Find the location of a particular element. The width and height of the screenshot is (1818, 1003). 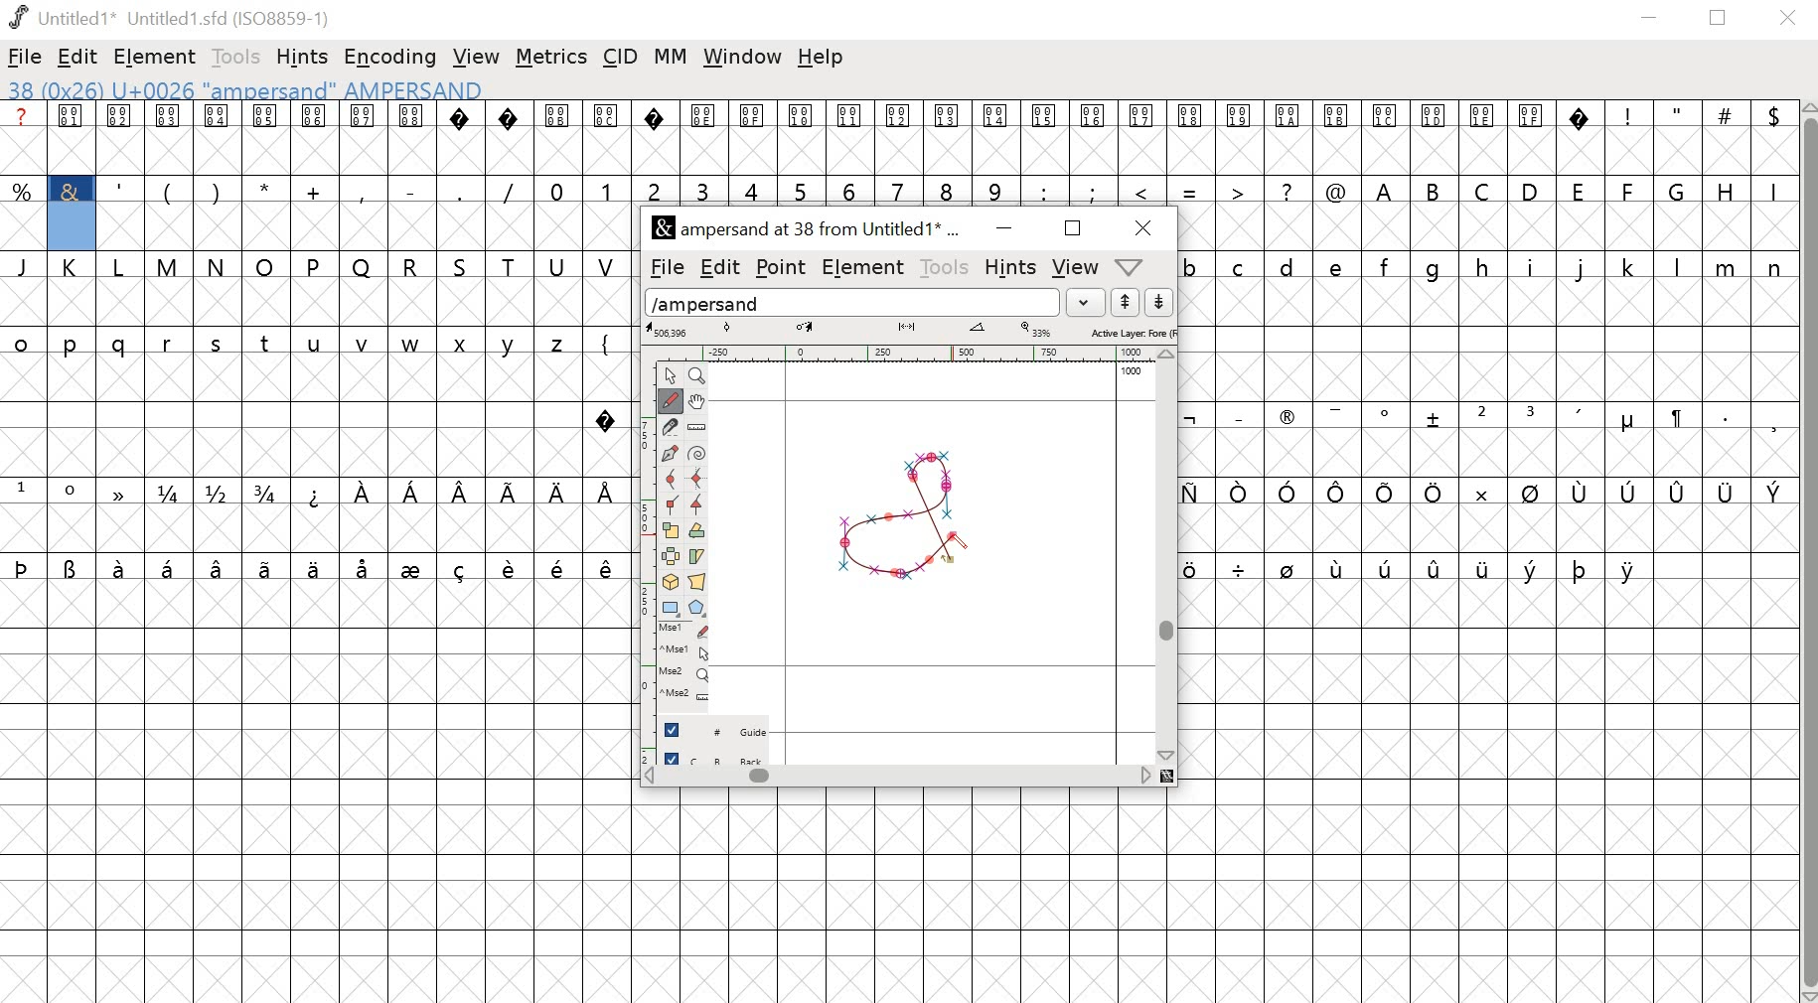

/ is located at coordinates (509, 190).